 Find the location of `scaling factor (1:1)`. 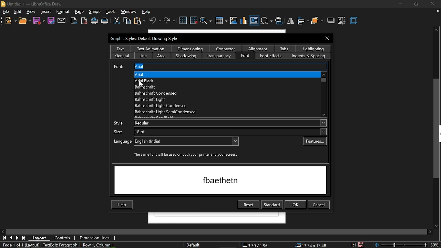

scaling factor (1:1) is located at coordinates (353, 244).